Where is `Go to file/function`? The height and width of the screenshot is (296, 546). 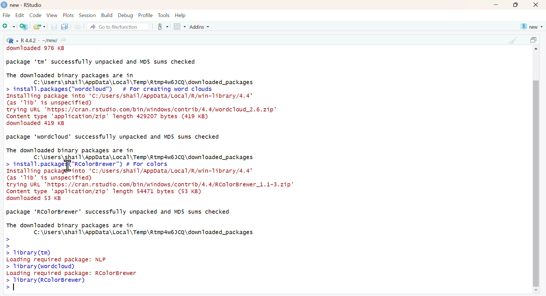
Go to file/function is located at coordinates (117, 26).